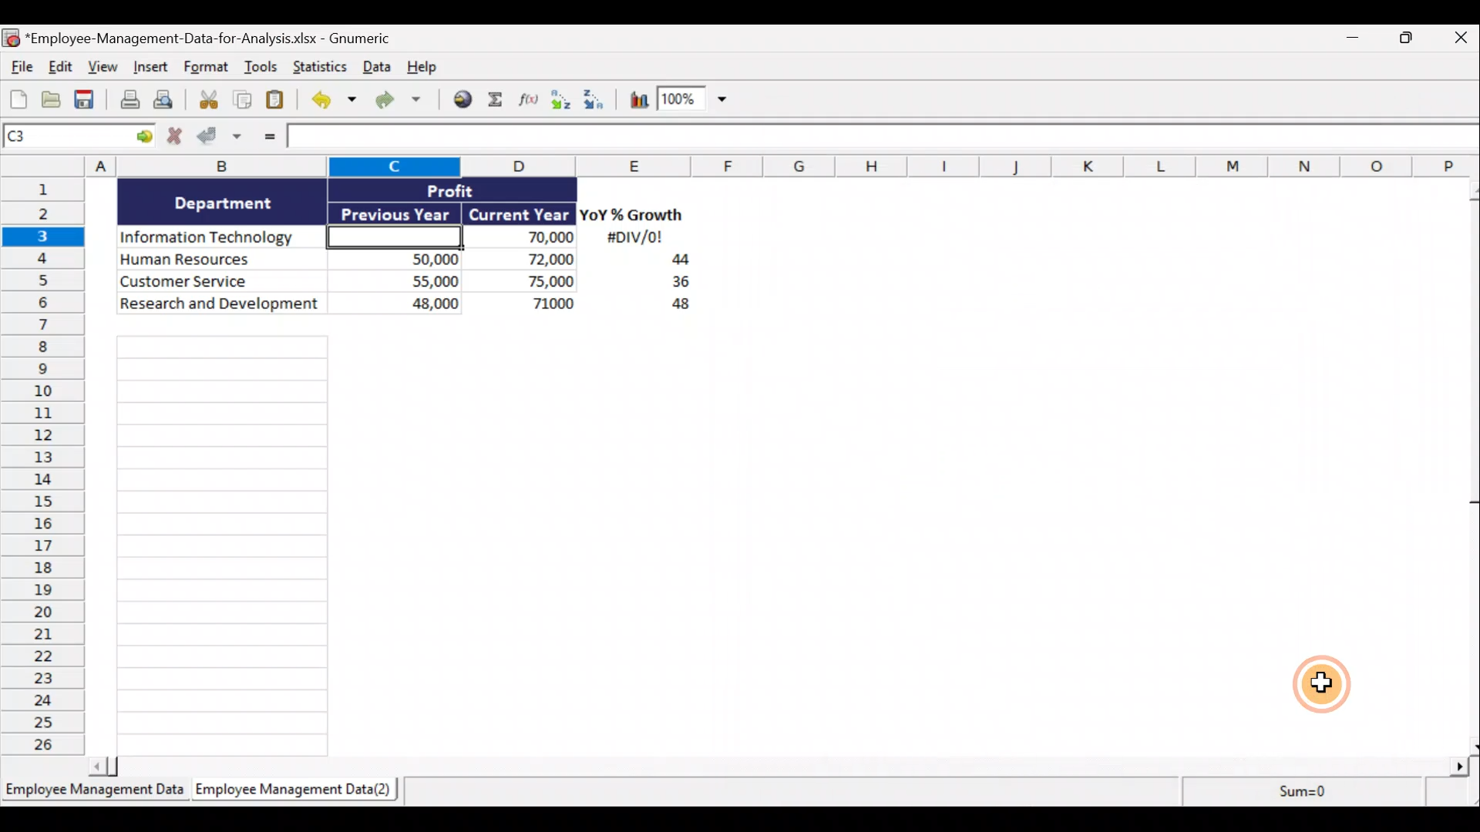 Image resolution: width=1480 pixels, height=832 pixels. Describe the element at coordinates (243, 100) in the screenshot. I see `Copy selection` at that location.